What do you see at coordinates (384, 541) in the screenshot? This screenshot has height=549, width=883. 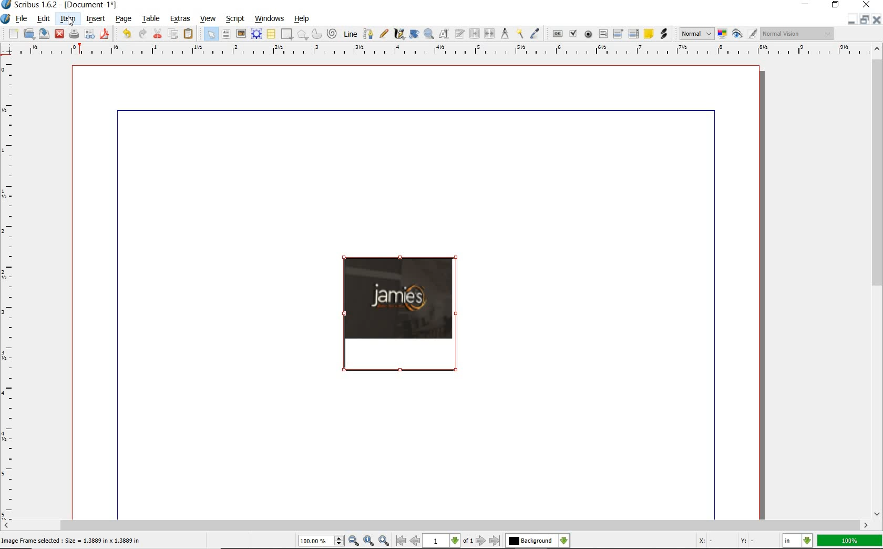 I see `Zoom In` at bounding box center [384, 541].